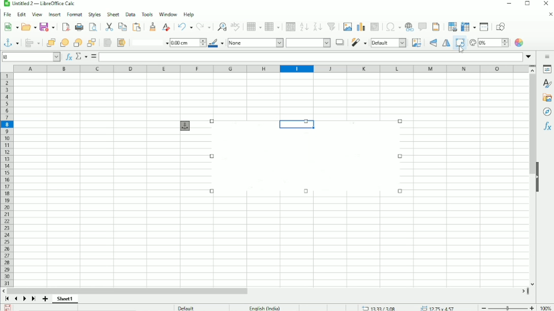 Image resolution: width=554 pixels, height=311 pixels. I want to click on Insert chart, so click(361, 27).